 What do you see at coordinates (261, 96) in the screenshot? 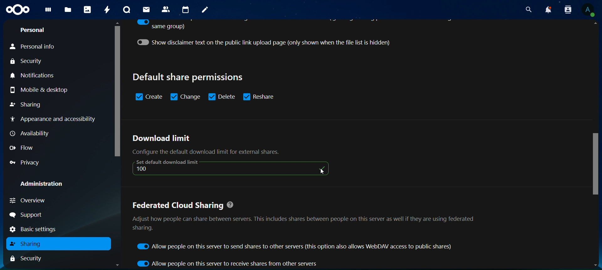
I see `reshare` at bounding box center [261, 96].